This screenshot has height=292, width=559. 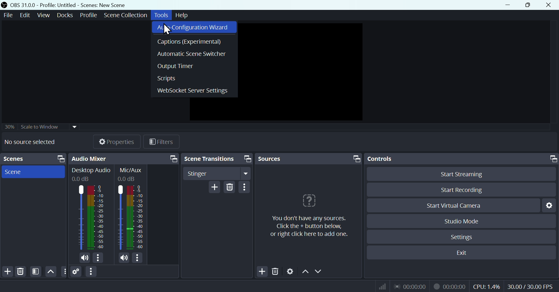 What do you see at coordinates (89, 159) in the screenshot?
I see `Audio mixer` at bounding box center [89, 159].